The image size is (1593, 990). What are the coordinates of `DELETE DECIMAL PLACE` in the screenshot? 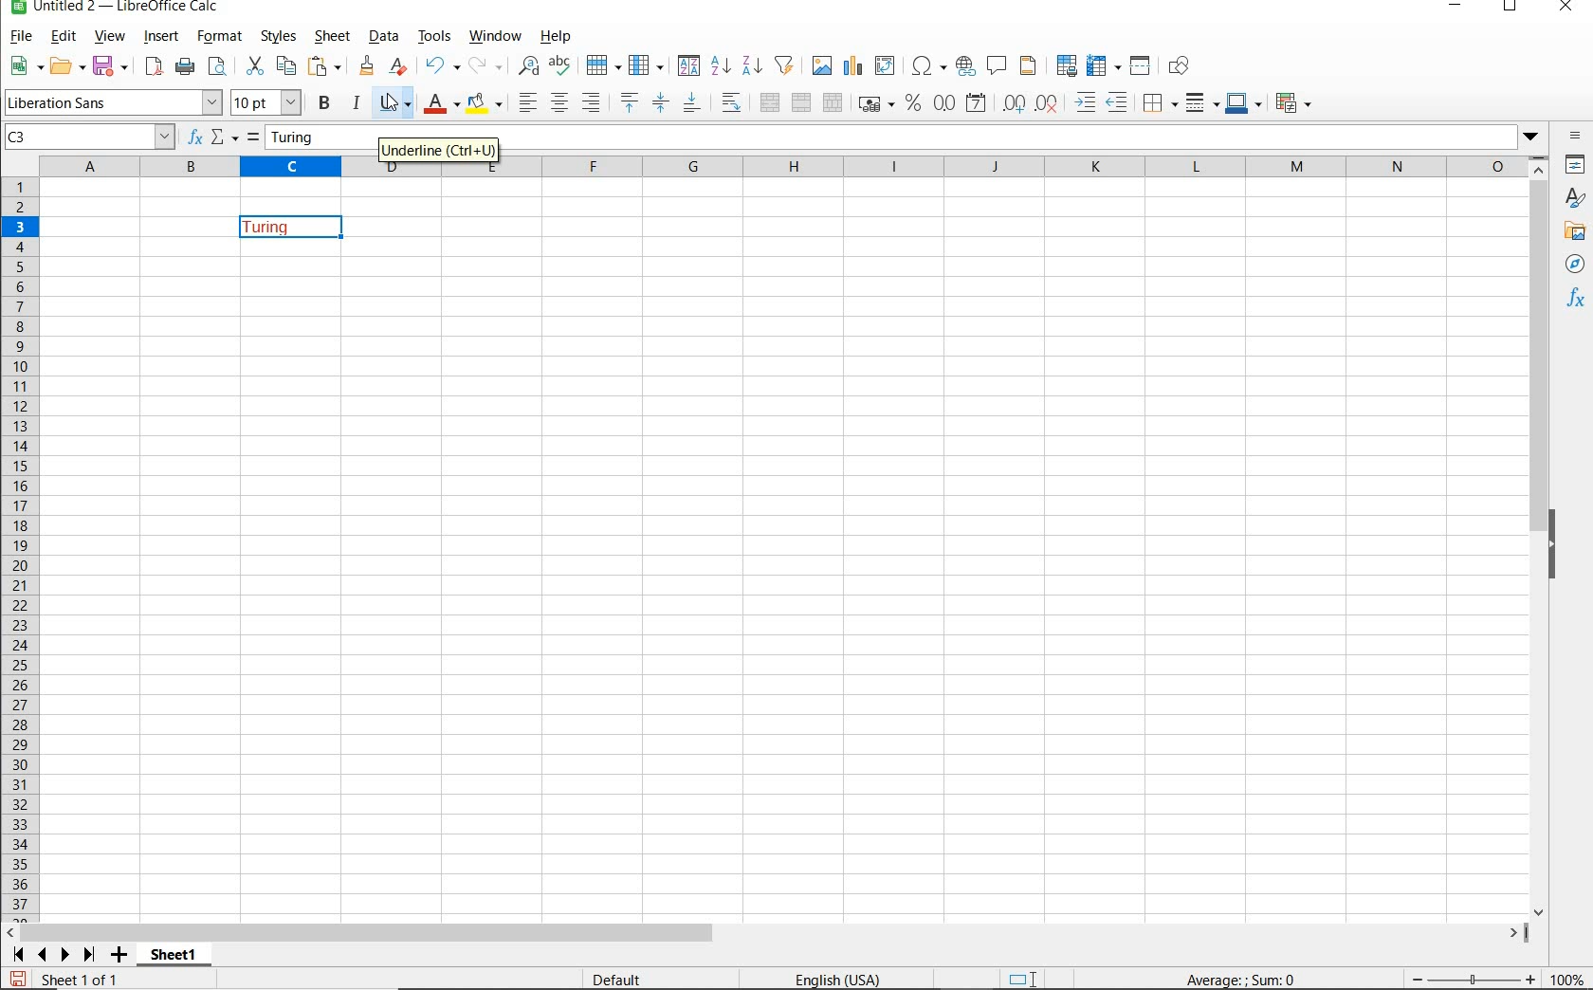 It's located at (1047, 105).